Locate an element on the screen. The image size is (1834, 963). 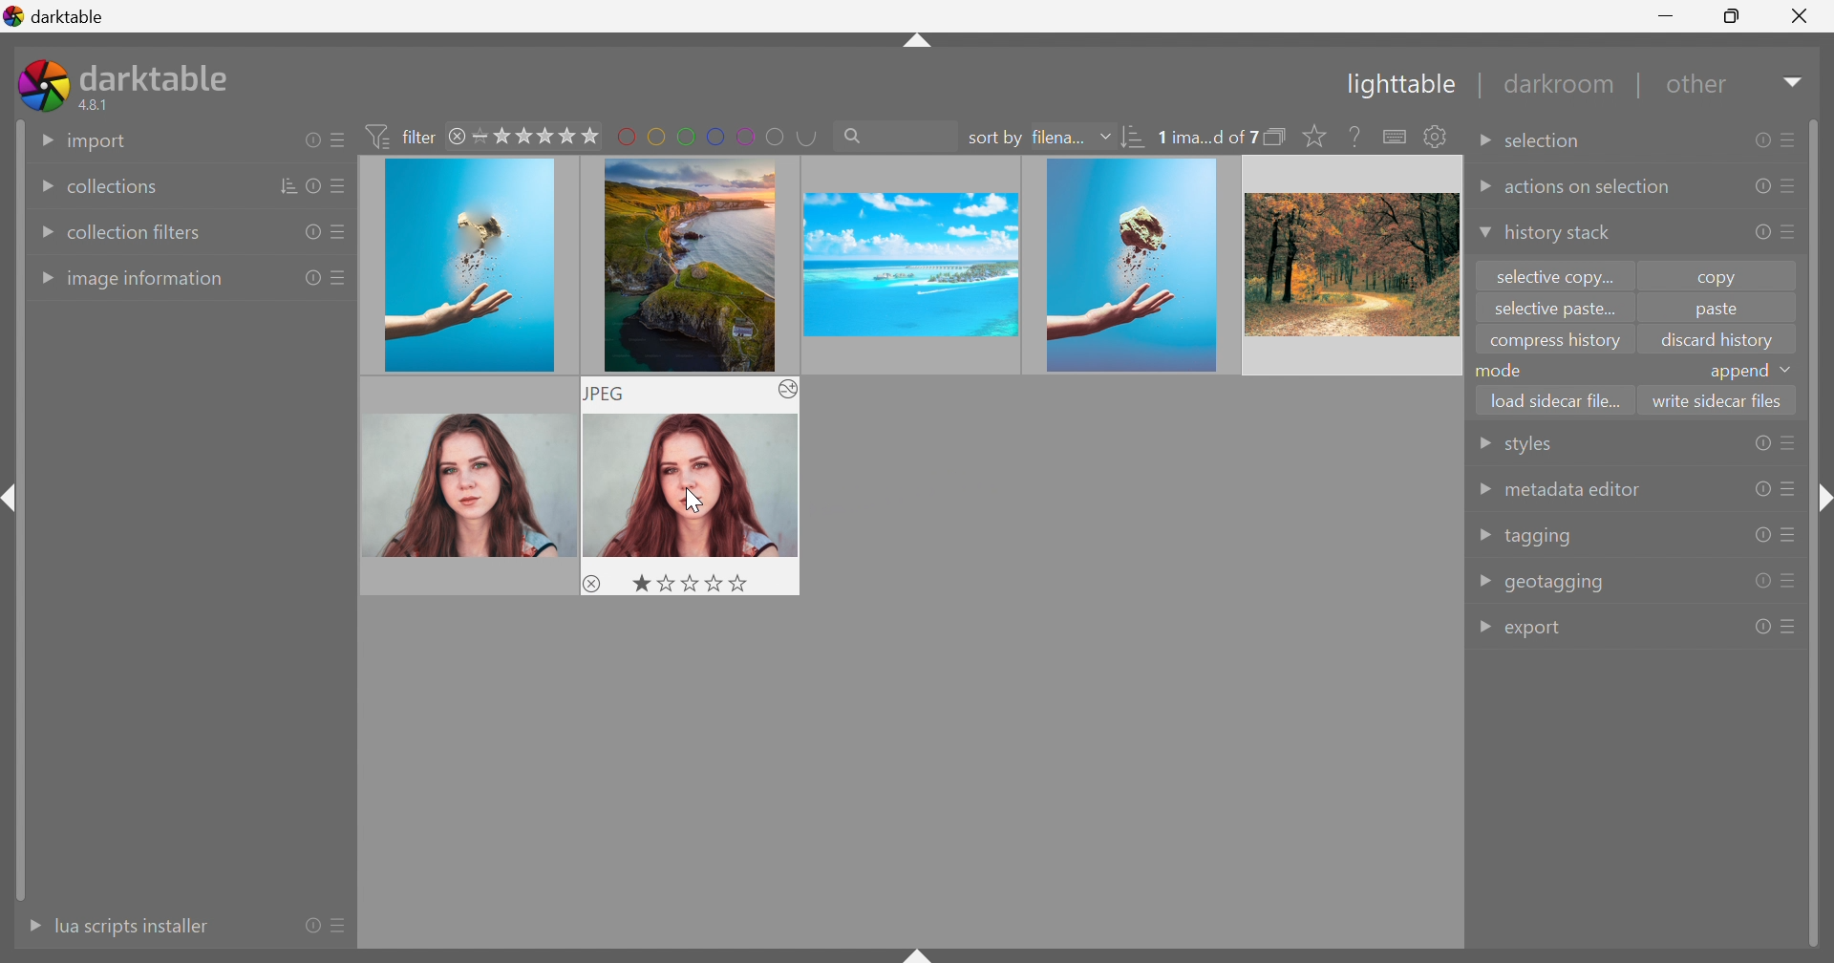
Drop Down is located at coordinates (1482, 489).